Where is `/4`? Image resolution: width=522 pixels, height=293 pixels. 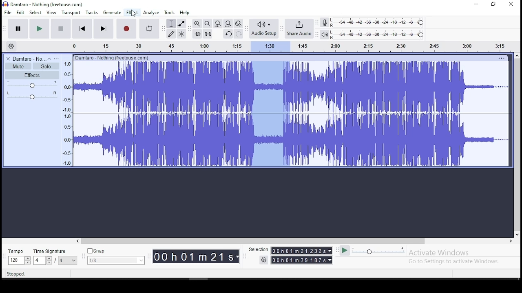 /4 is located at coordinates (61, 260).